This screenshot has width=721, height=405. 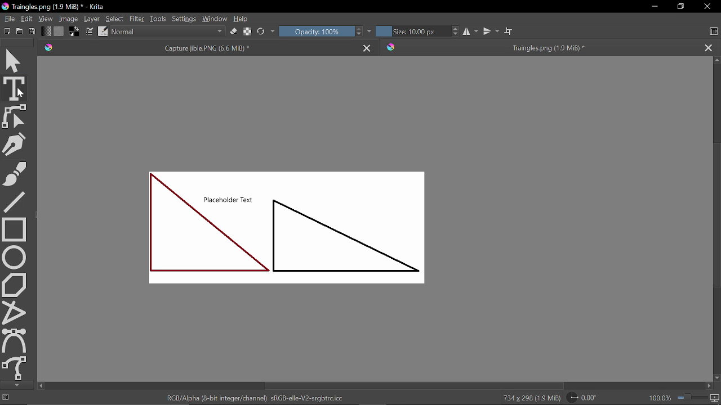 What do you see at coordinates (234, 33) in the screenshot?
I see `eraser` at bounding box center [234, 33].